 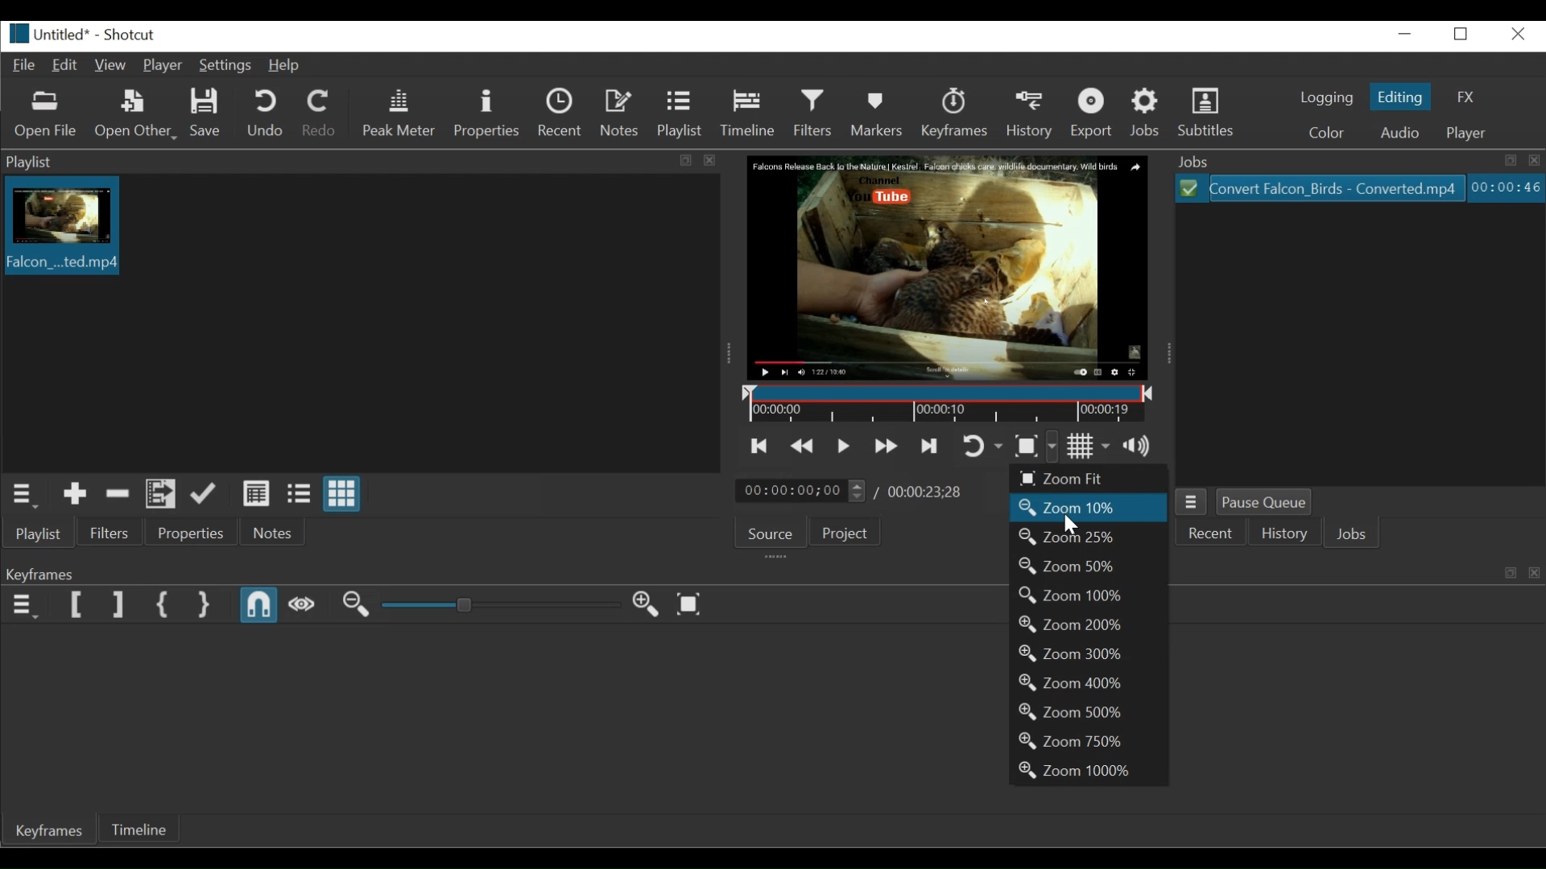 What do you see at coordinates (1357, 344) in the screenshot?
I see `File Viewer` at bounding box center [1357, 344].